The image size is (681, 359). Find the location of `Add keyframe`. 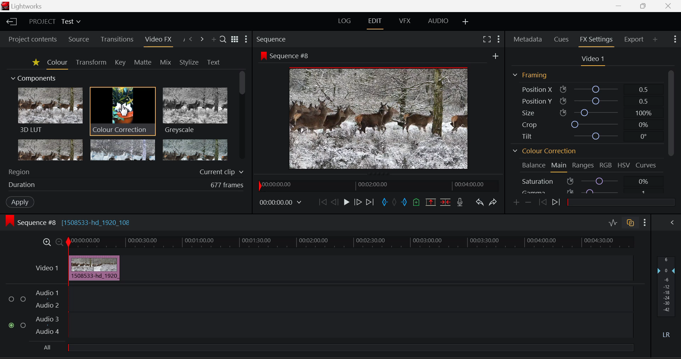

Add keyframe is located at coordinates (517, 203).